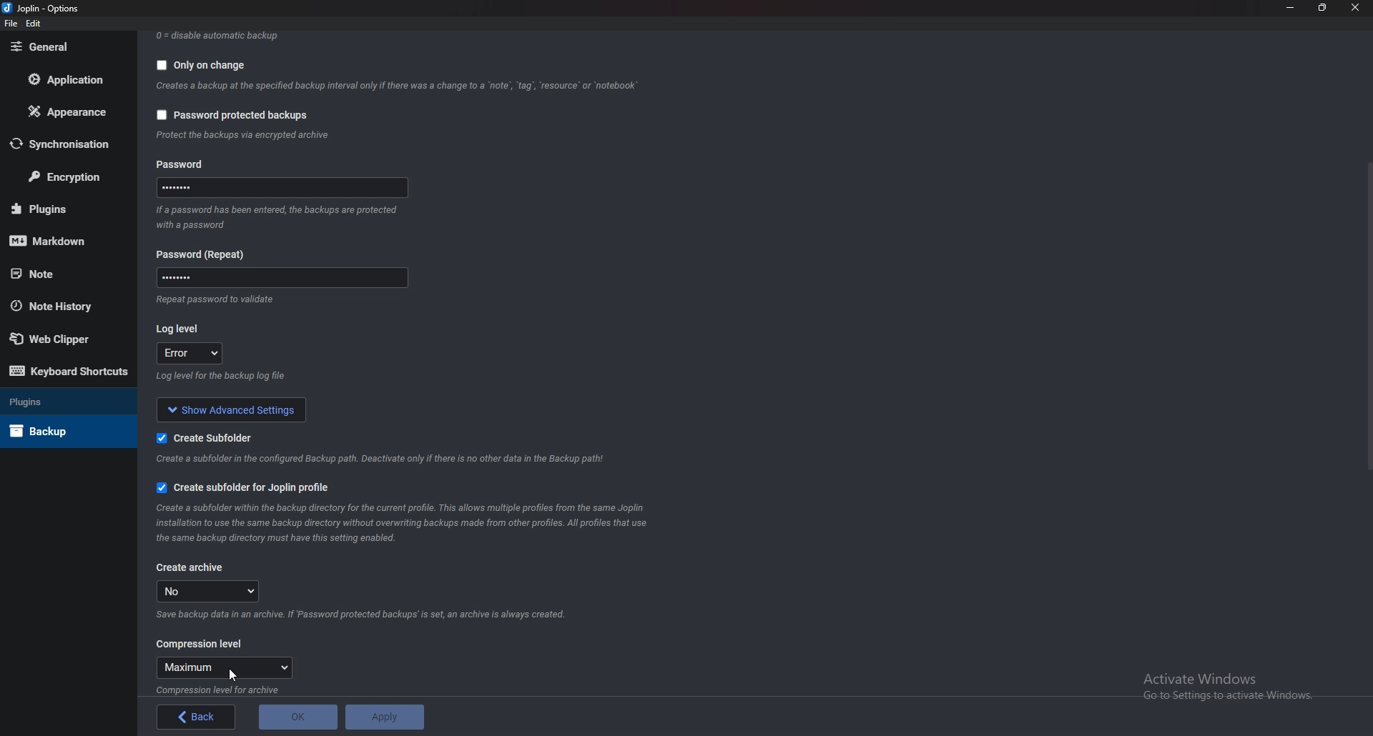 The image size is (1373, 736). I want to click on scroll bar, so click(1367, 320).